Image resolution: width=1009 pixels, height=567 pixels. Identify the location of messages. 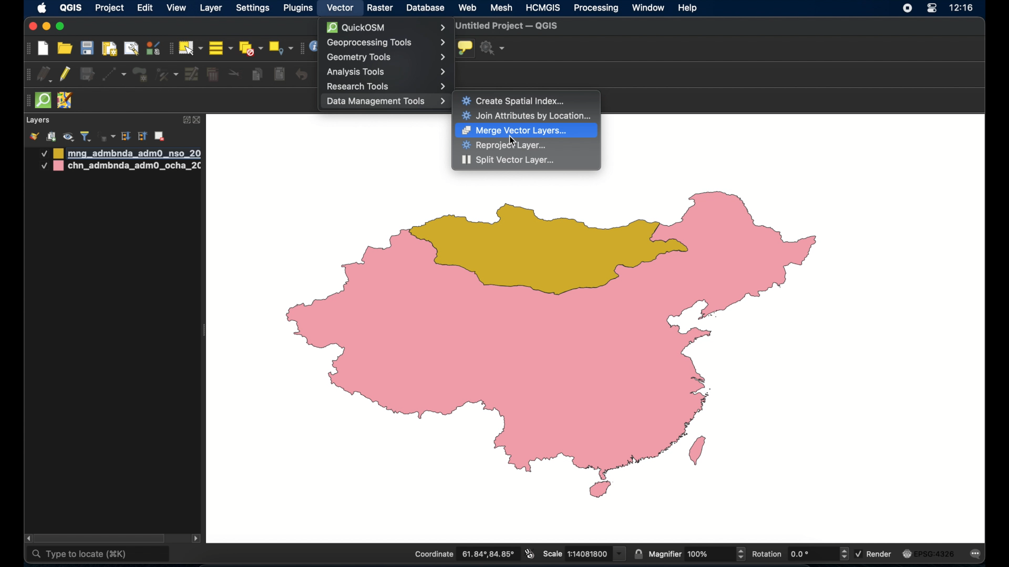
(977, 555).